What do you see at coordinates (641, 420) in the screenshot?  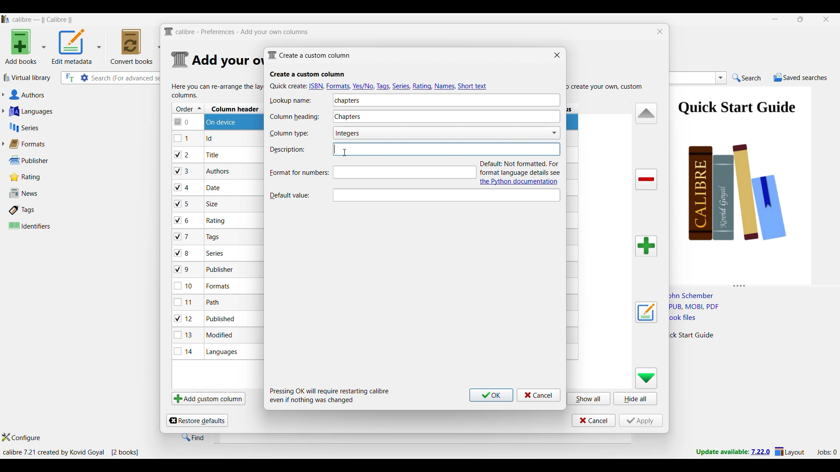 I see `Apply` at bounding box center [641, 420].